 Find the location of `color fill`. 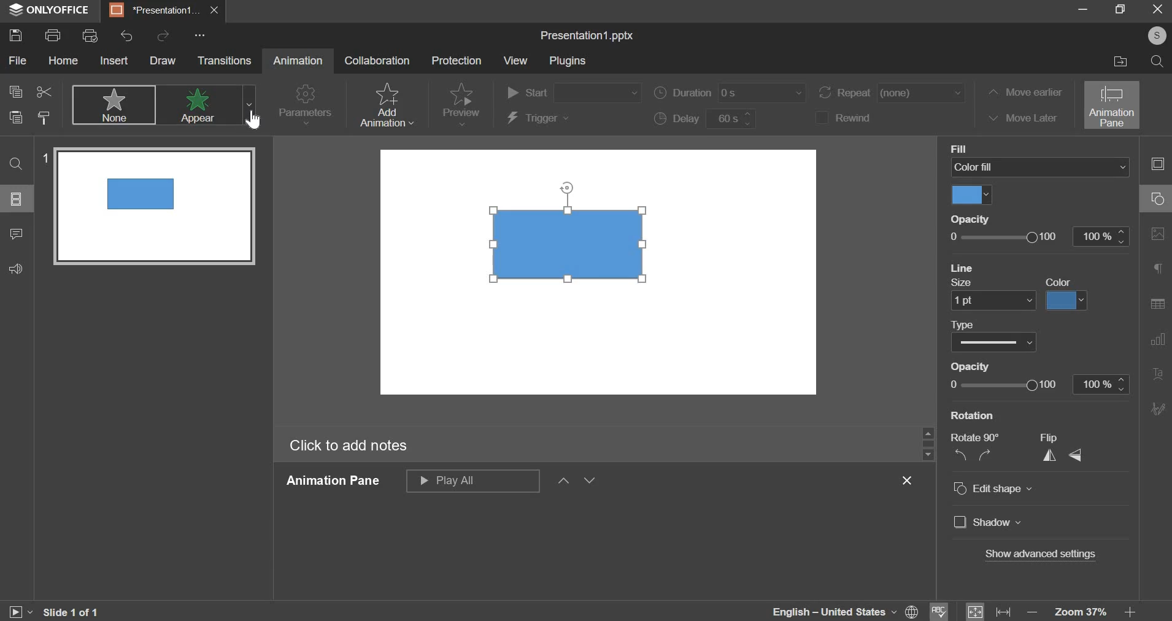

color fill is located at coordinates (1039, 168).